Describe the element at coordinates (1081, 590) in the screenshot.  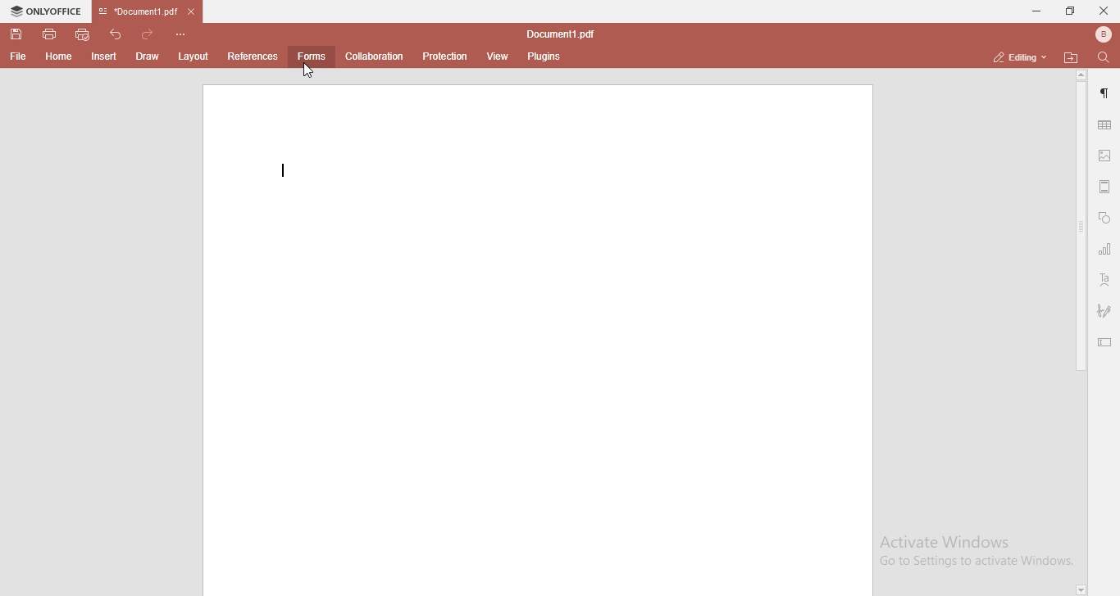
I see `page down` at that location.